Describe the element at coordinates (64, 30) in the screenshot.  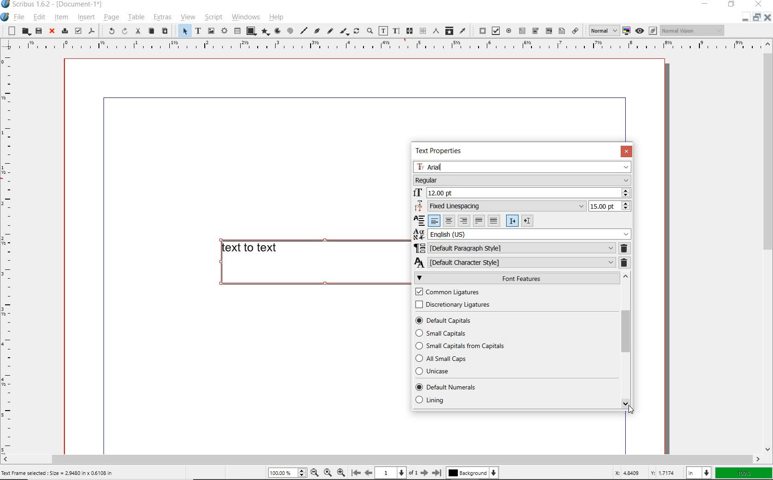
I see `print` at that location.